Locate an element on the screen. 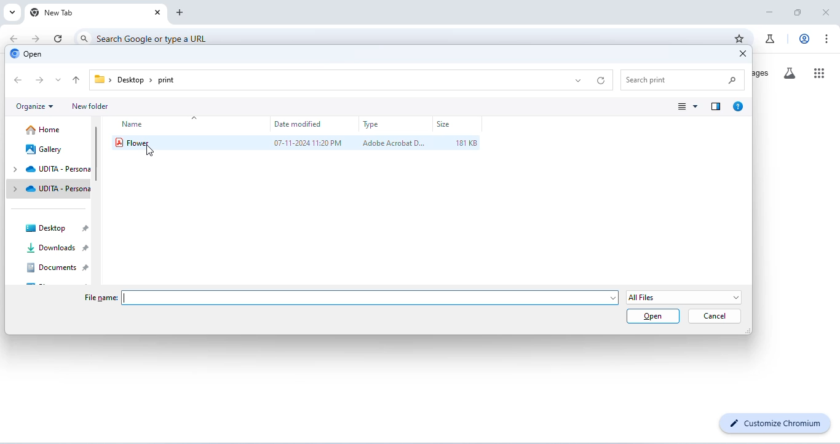  cancel is located at coordinates (714, 317).